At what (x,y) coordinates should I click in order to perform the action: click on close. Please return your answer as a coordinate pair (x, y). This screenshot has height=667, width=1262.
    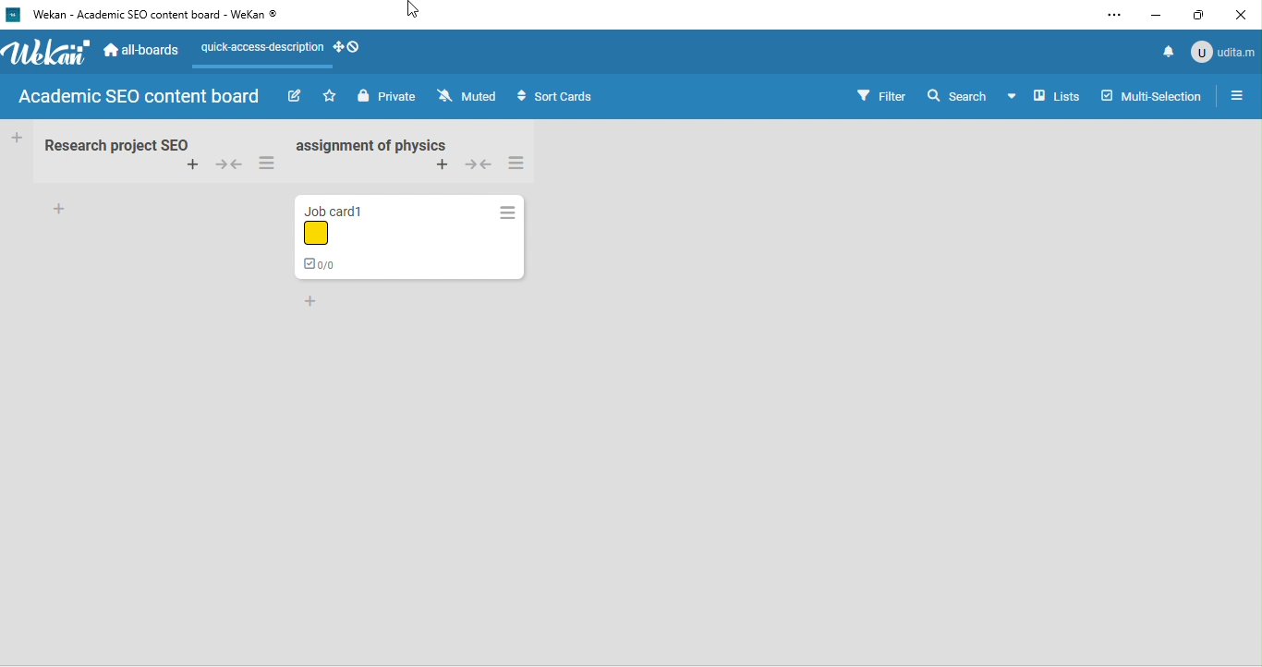
    Looking at the image, I should click on (1248, 14).